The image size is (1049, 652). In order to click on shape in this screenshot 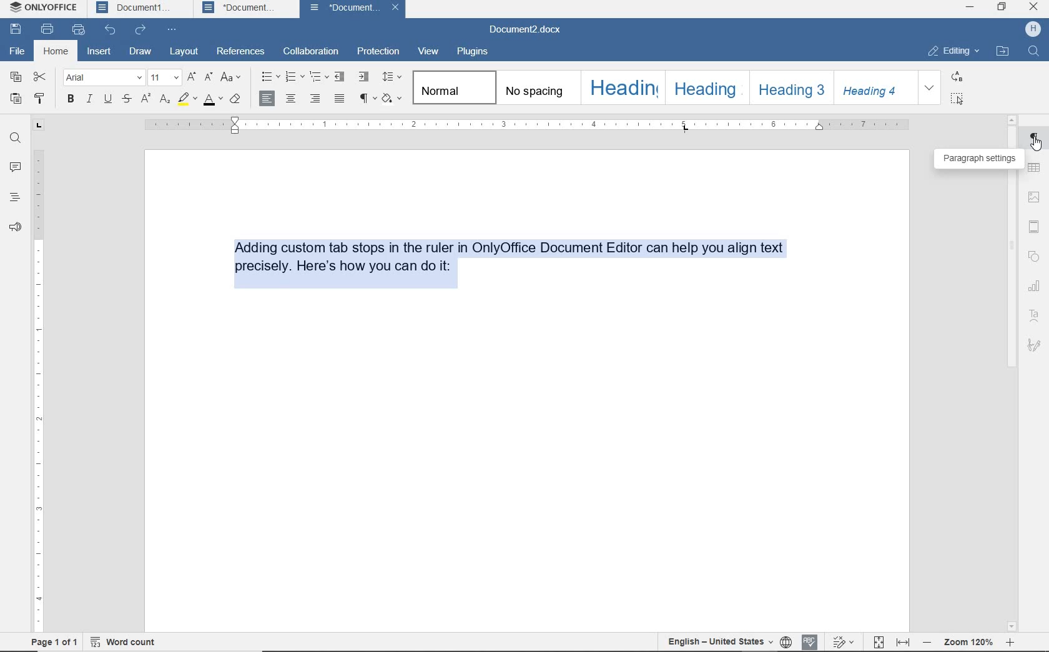, I will do `click(1037, 255)`.